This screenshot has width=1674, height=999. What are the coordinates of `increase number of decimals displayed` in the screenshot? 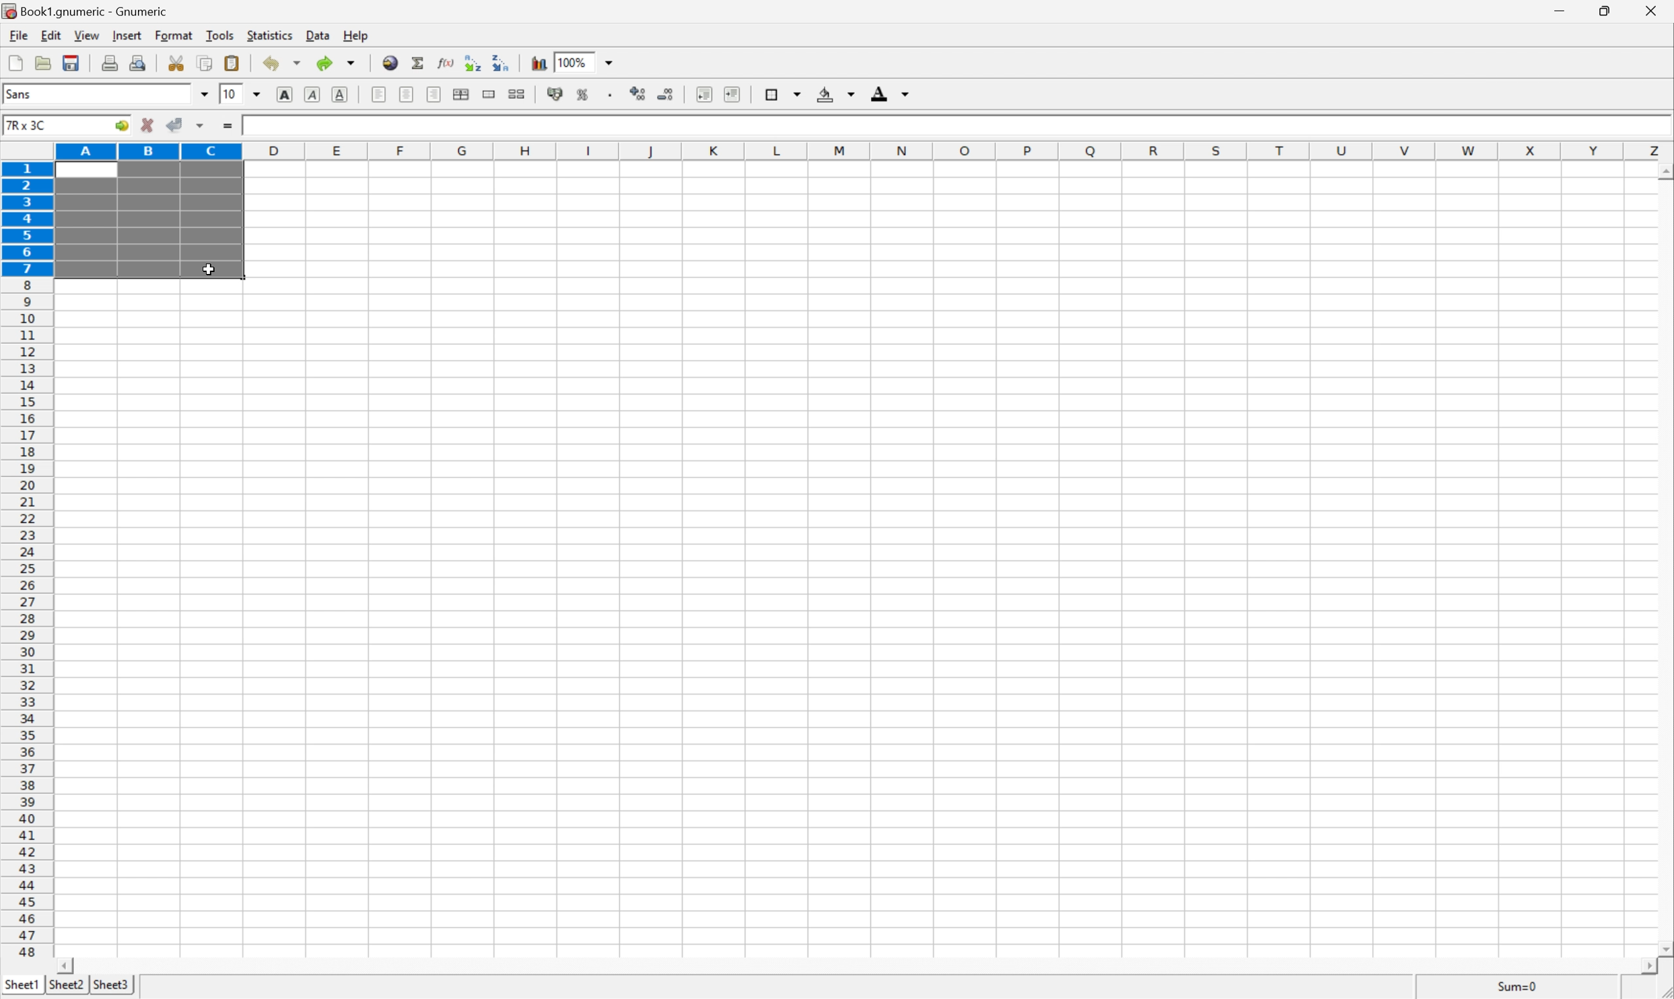 It's located at (640, 94).